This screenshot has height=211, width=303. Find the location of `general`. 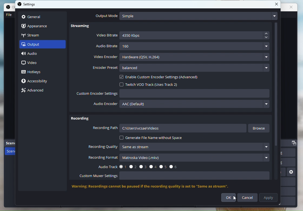

general is located at coordinates (32, 16).